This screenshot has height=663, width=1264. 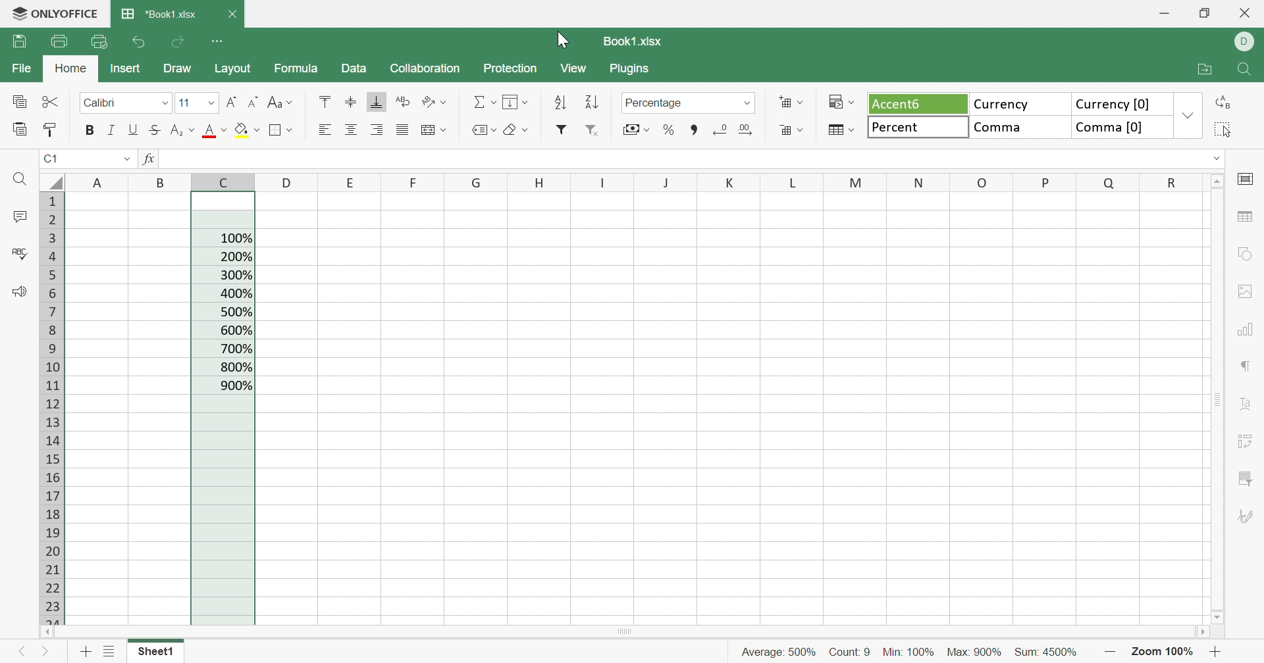 What do you see at coordinates (17, 216) in the screenshot?
I see `Comments` at bounding box center [17, 216].